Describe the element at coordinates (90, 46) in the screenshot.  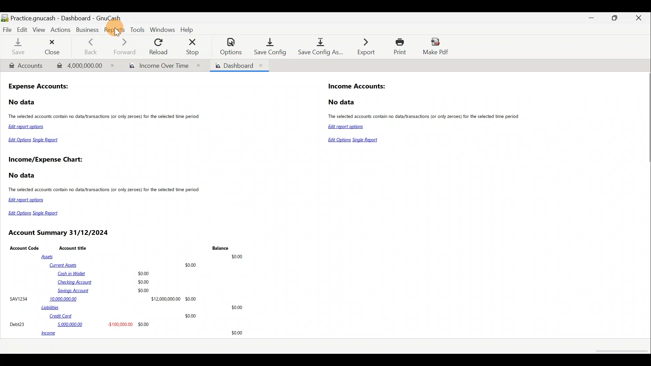
I see `Back` at that location.